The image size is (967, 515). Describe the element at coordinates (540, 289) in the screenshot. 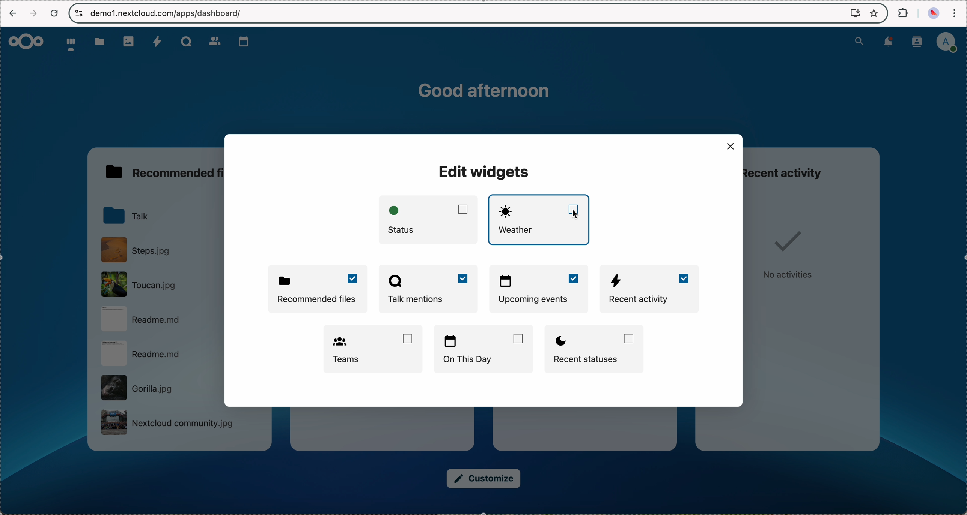

I see `enable upcoming events` at that location.